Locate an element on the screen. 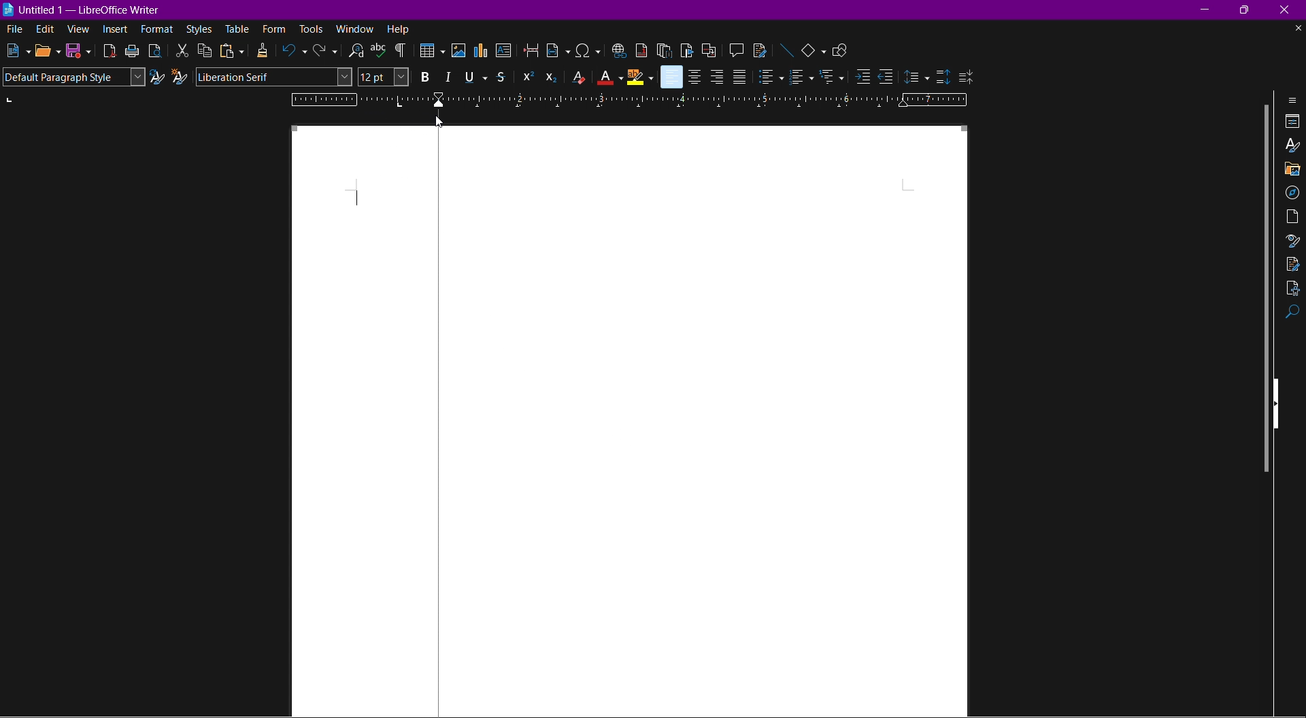 This screenshot has width=1306, height=718. Select Outline Format is located at coordinates (831, 78).